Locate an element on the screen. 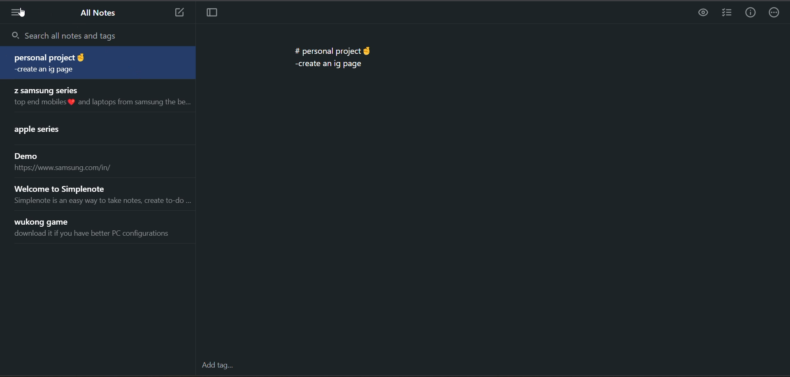  actions is located at coordinates (774, 14).